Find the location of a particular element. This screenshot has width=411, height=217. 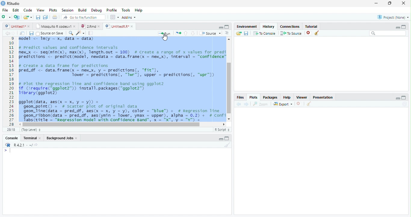

Maximize is located at coordinates (227, 138).